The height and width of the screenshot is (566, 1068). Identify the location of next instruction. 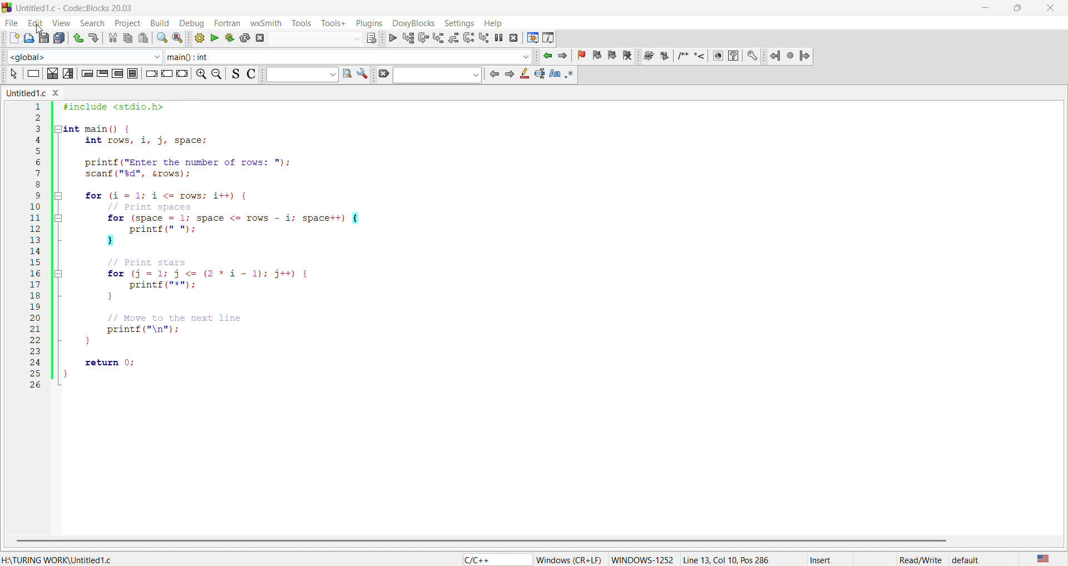
(468, 38).